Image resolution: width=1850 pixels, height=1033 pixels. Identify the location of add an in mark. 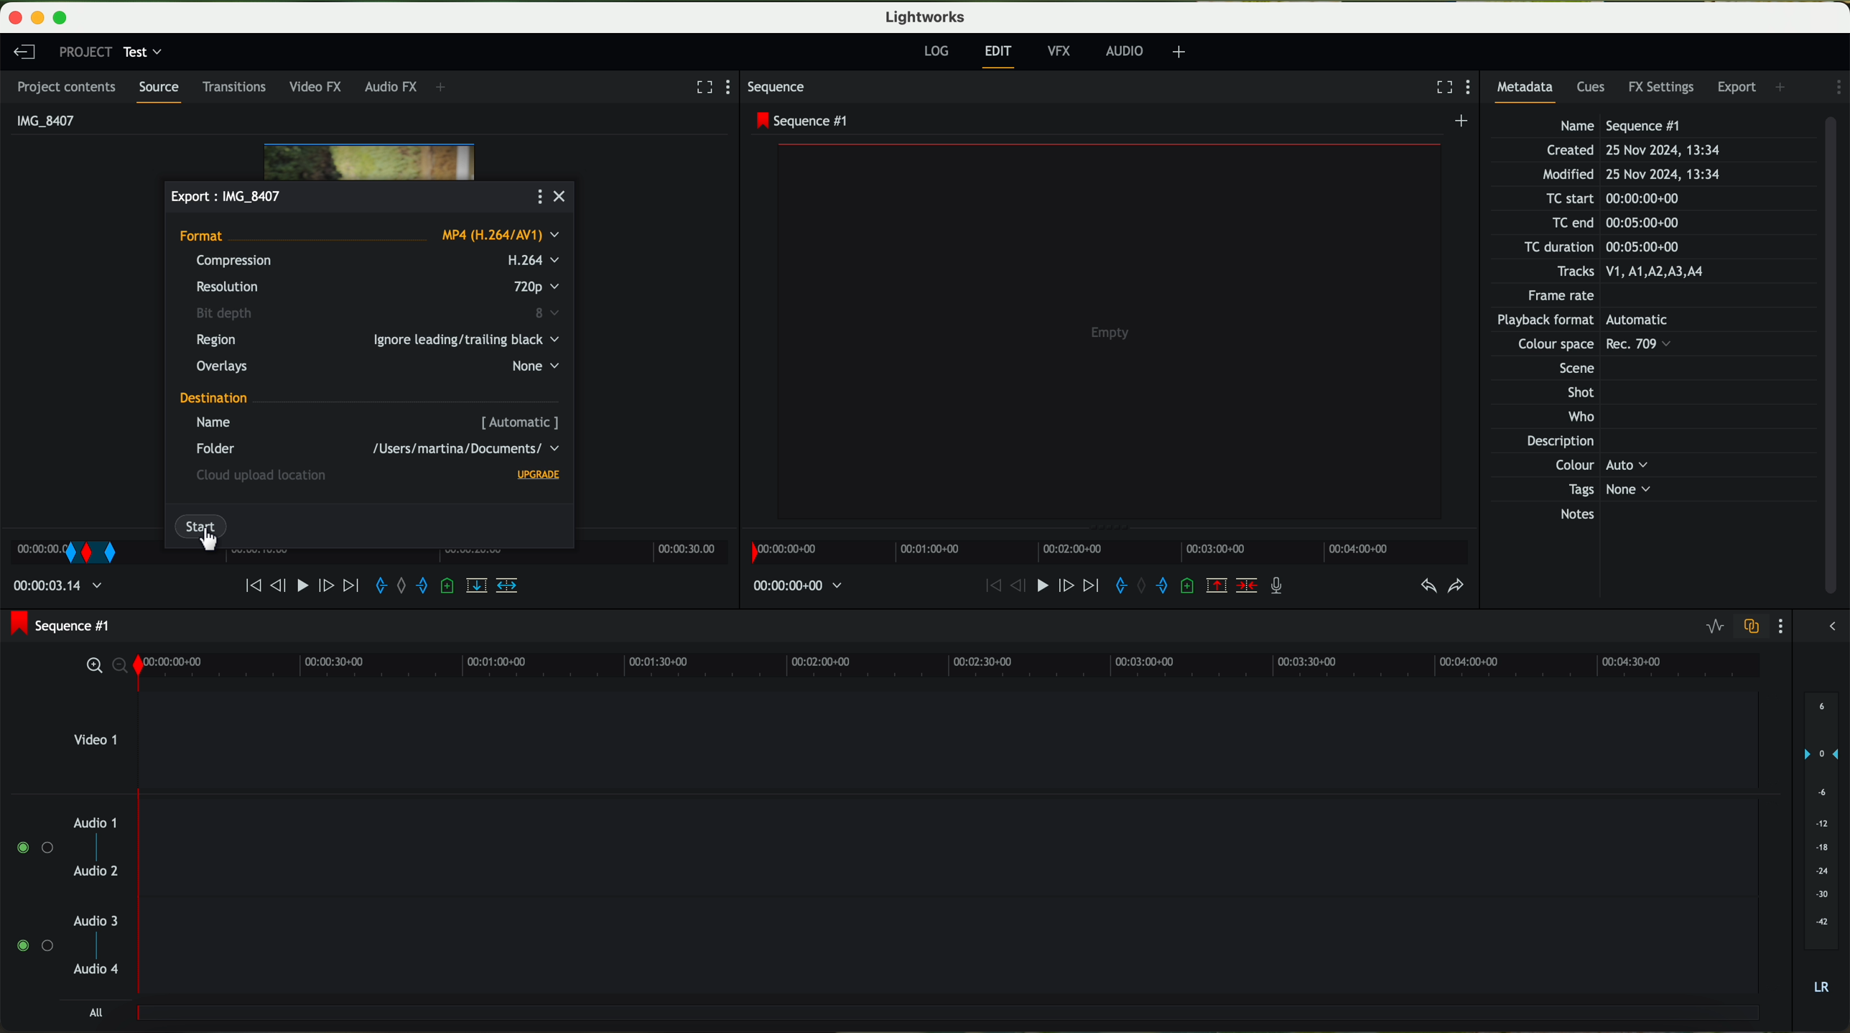
(1115, 586).